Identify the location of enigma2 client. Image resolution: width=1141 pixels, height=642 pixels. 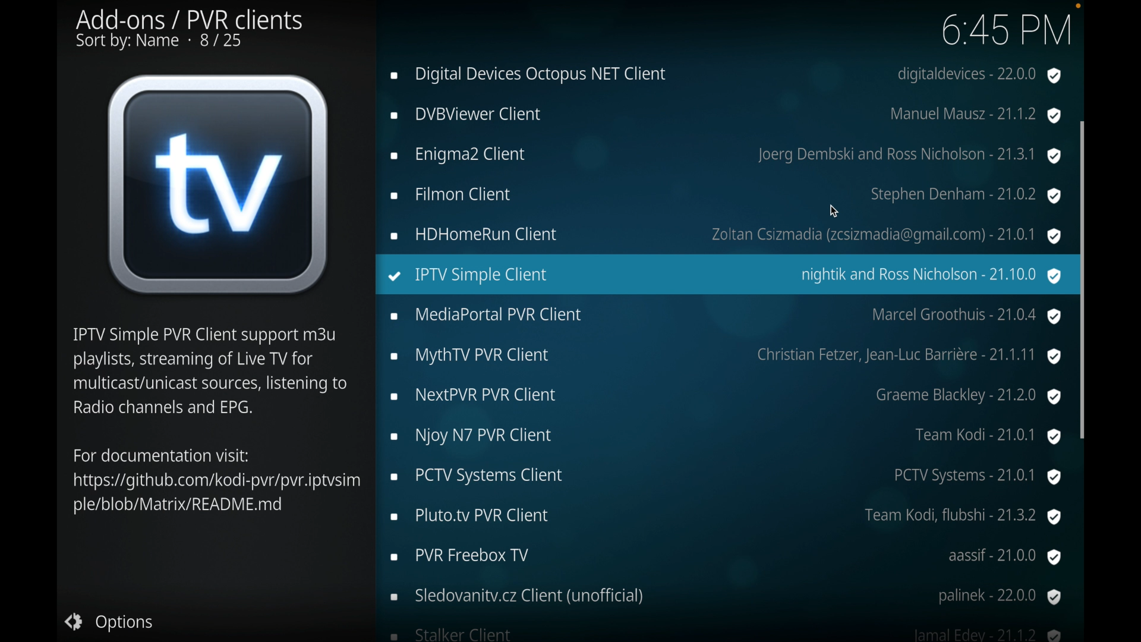
(725, 156).